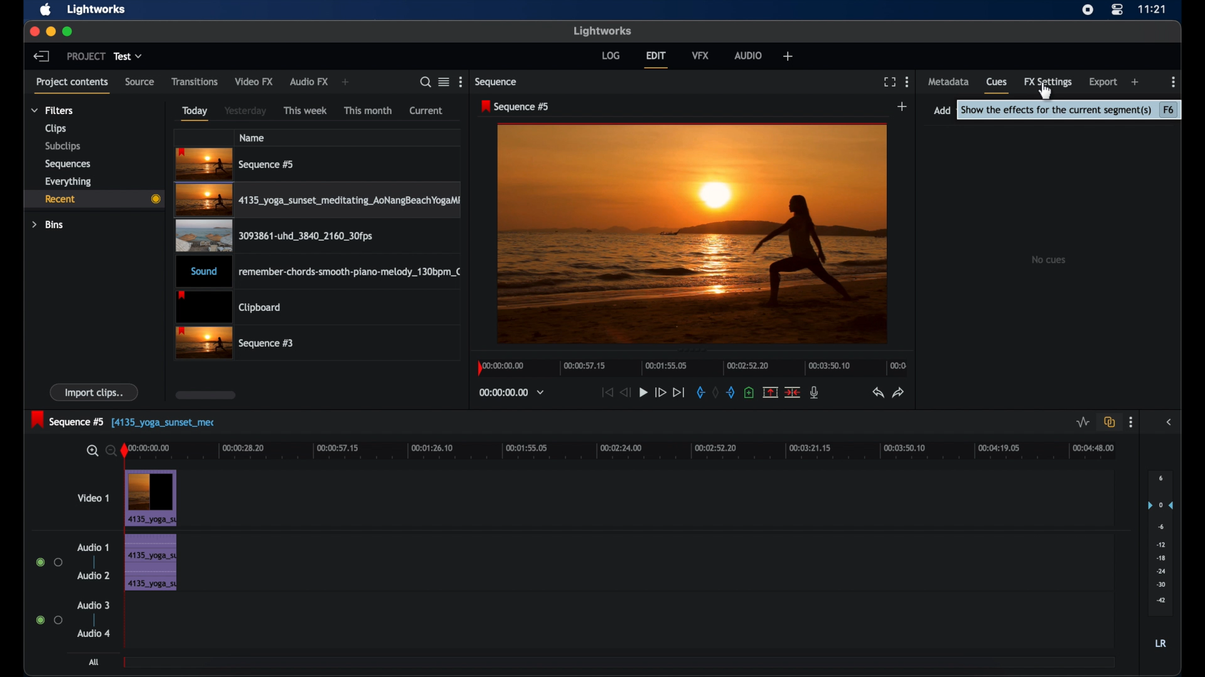 The image size is (1205, 677). I want to click on this week, so click(306, 111).